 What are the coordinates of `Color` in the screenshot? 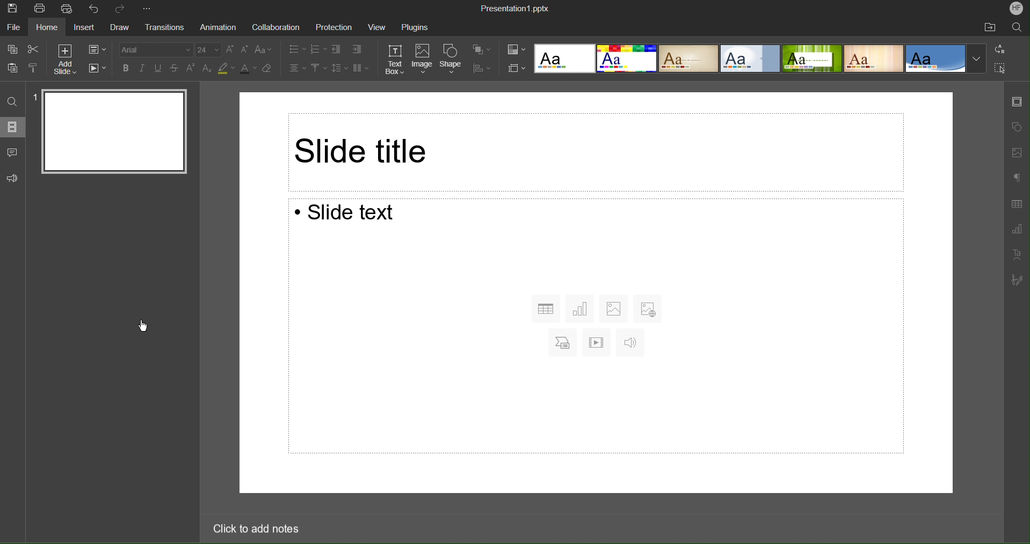 It's located at (516, 49).